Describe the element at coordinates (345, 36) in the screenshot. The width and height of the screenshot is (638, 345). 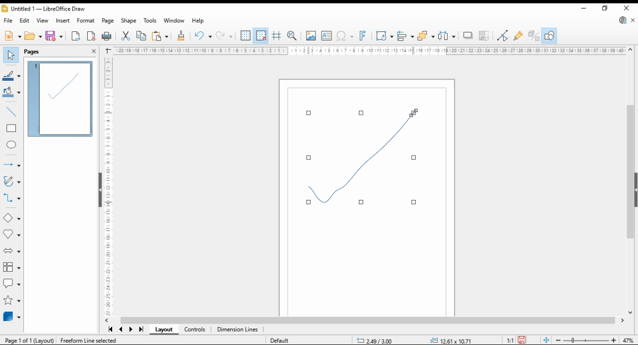
I see `insert special character` at that location.